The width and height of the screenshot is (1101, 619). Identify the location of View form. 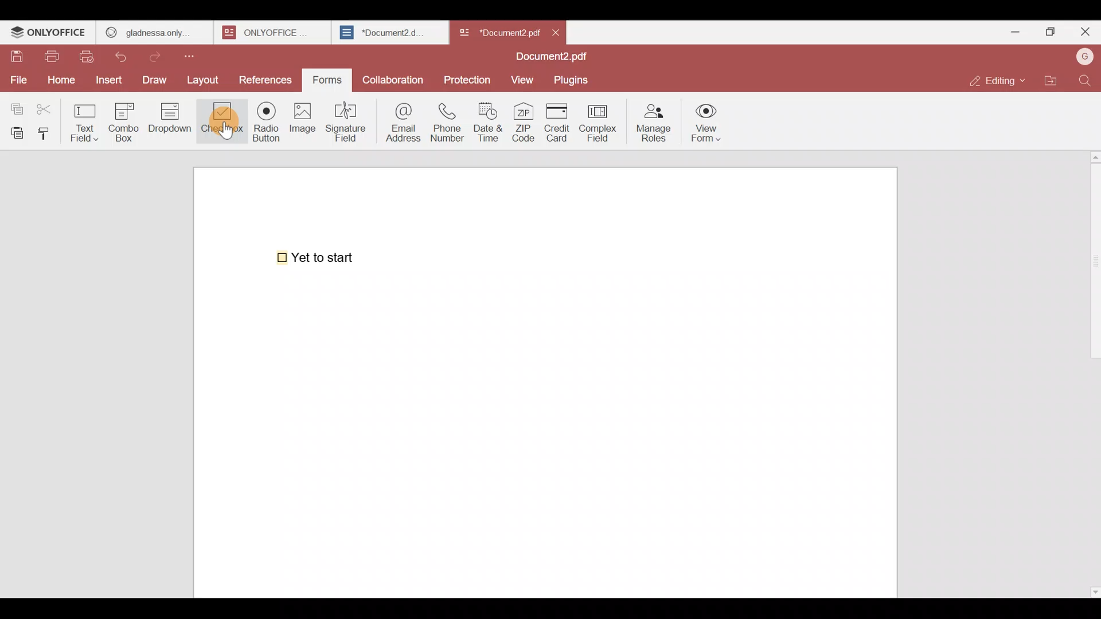
(708, 123).